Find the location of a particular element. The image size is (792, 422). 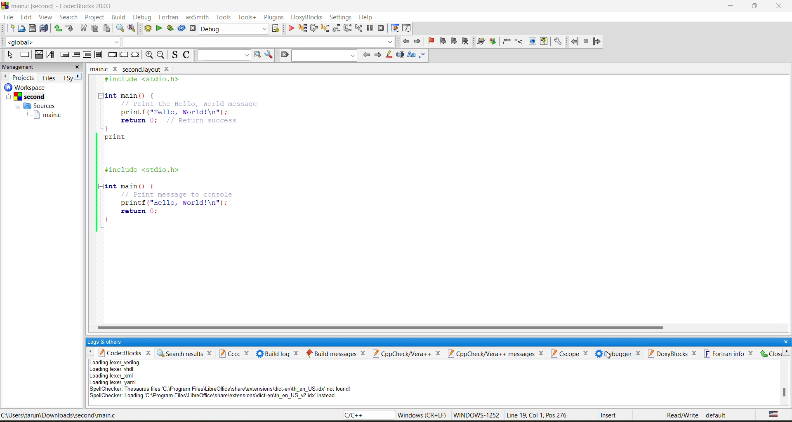

wxsmith is located at coordinates (197, 16).